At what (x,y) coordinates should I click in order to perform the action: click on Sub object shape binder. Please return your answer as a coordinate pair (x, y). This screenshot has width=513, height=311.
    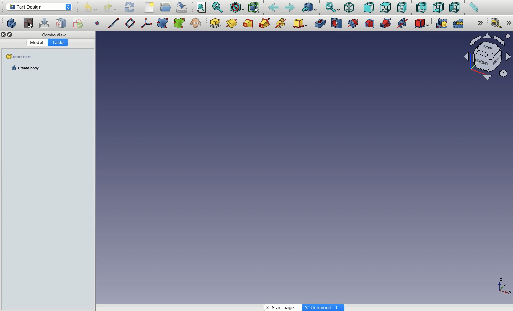
    Looking at the image, I should click on (179, 23).